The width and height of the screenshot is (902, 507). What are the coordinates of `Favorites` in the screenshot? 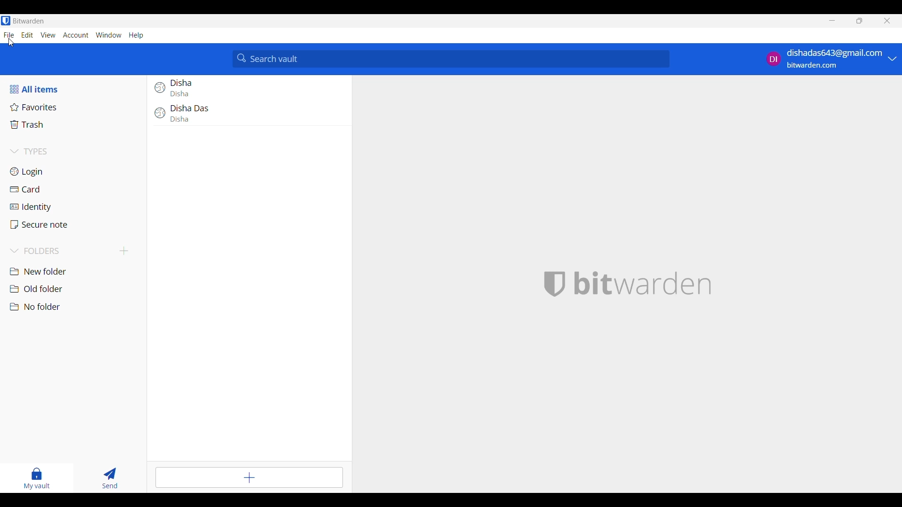 It's located at (74, 108).